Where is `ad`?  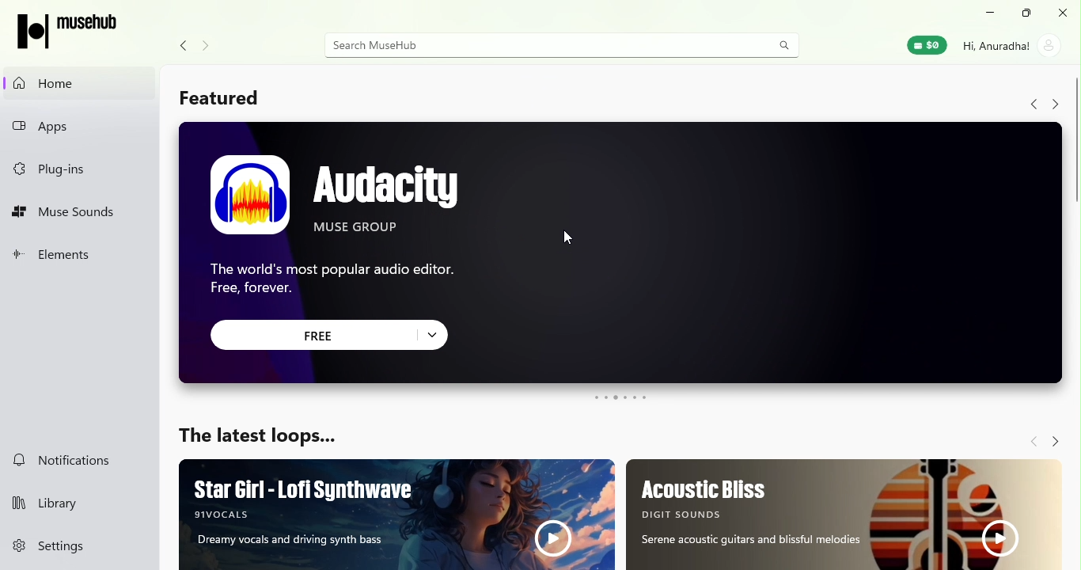
ad is located at coordinates (398, 512).